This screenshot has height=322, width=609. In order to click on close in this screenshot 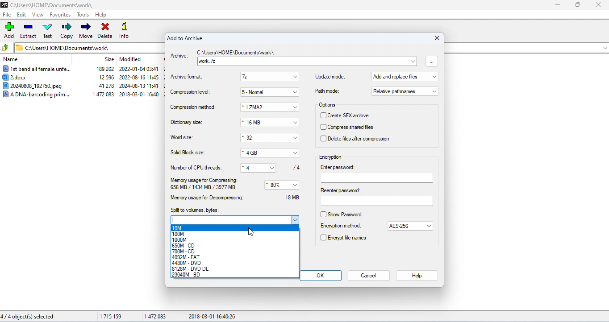, I will do `click(597, 5)`.